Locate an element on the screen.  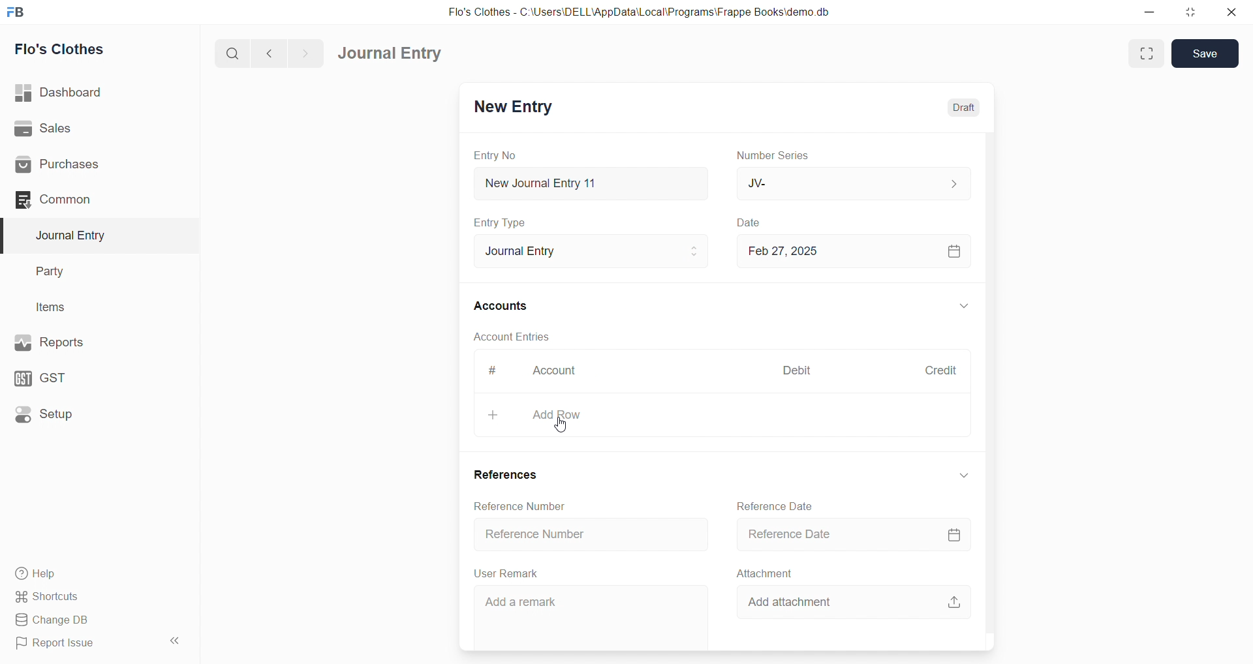
Reference Date is located at coordinates (775, 507).